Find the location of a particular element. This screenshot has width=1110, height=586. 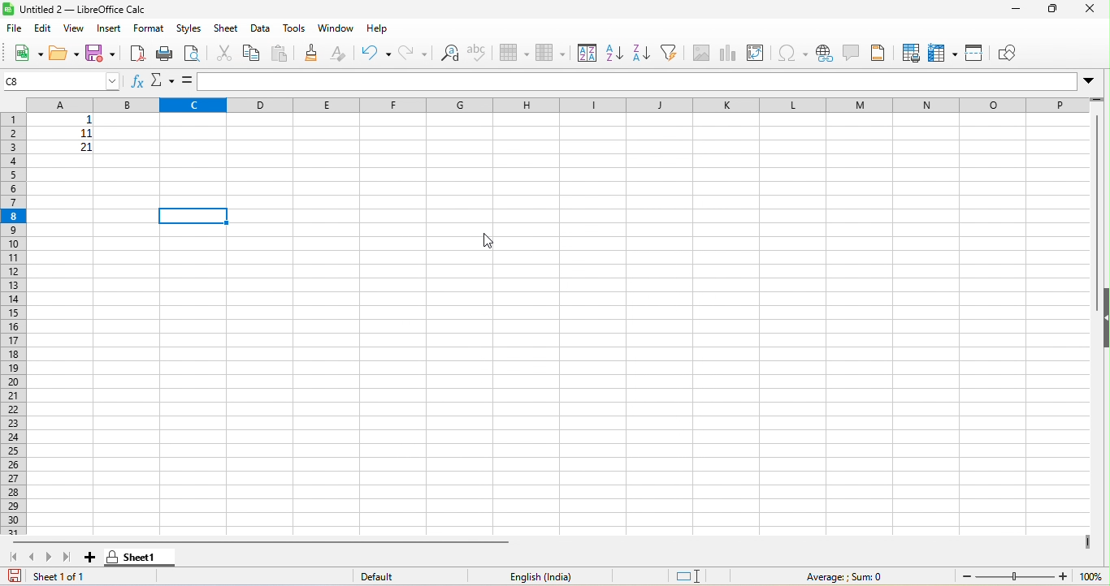

clone is located at coordinates (323, 53).